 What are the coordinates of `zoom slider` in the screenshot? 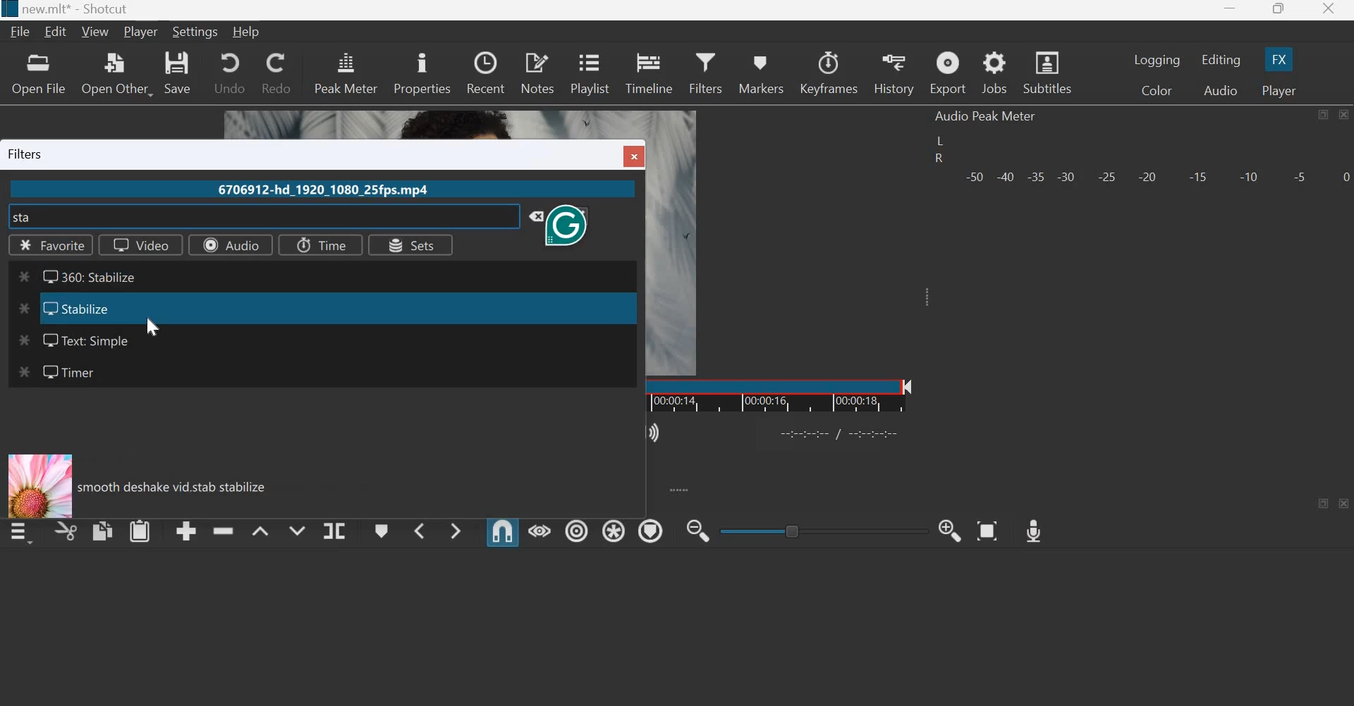 It's located at (818, 531).